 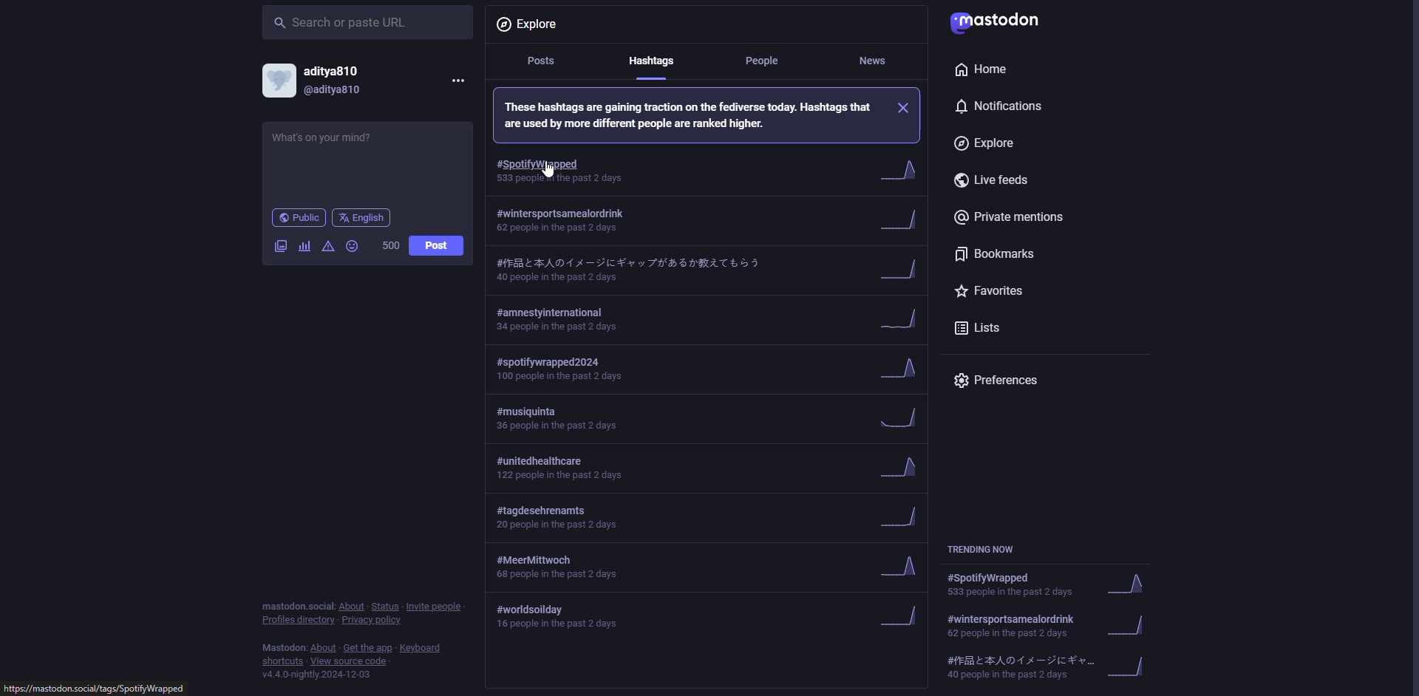 What do you see at coordinates (900, 320) in the screenshot?
I see `trend` at bounding box center [900, 320].